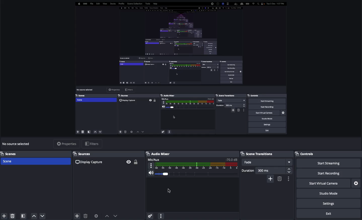 Image resolution: width=362 pixels, height=220 pixels. What do you see at coordinates (270, 178) in the screenshot?
I see `Add` at bounding box center [270, 178].